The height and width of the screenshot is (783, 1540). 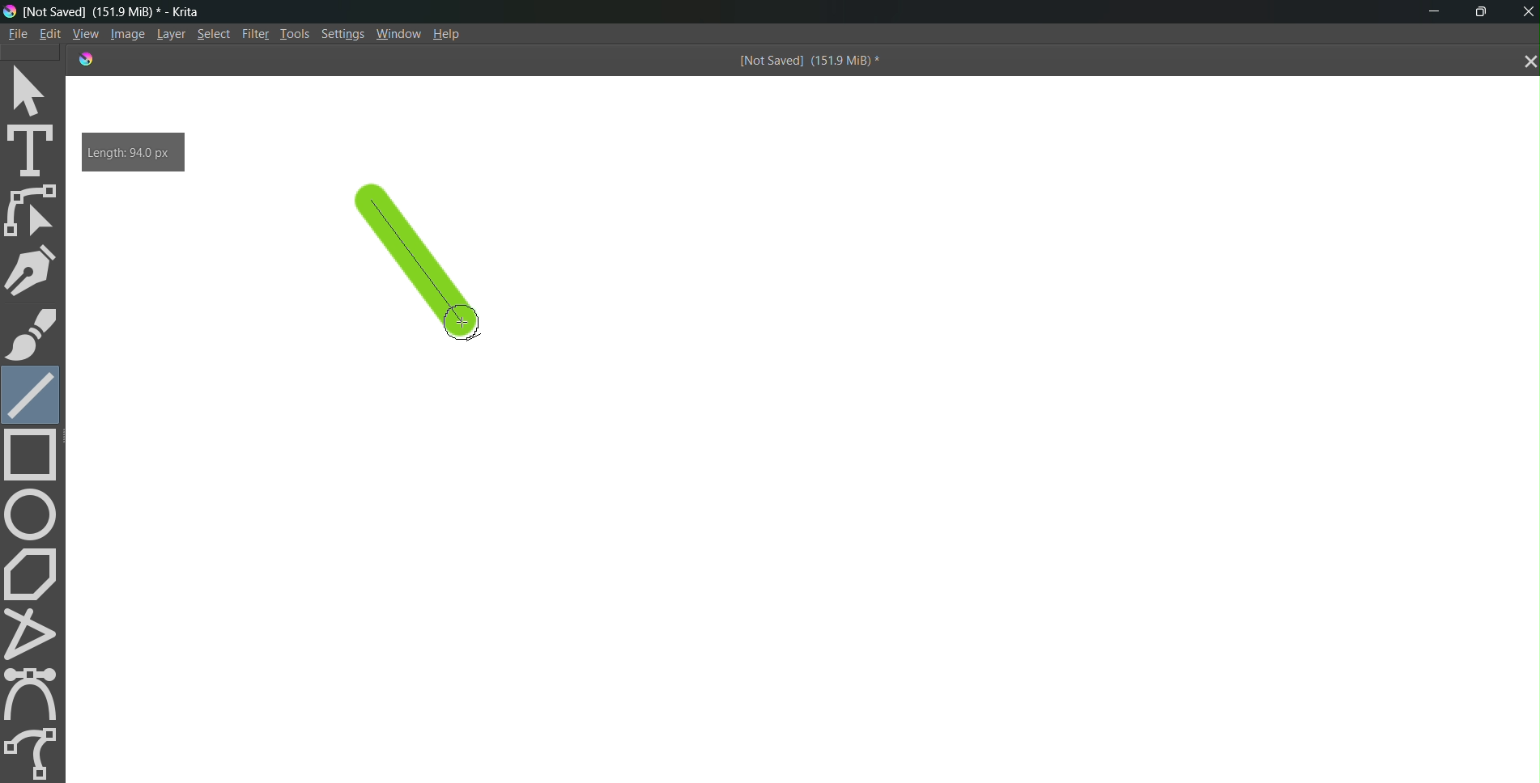 I want to click on line, so click(x=428, y=274).